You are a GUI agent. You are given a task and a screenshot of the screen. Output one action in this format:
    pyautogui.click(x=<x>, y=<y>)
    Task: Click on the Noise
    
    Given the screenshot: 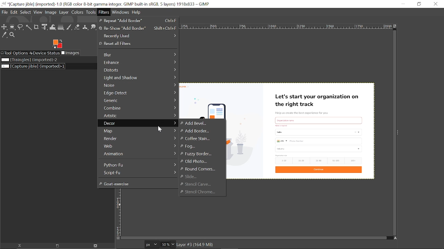 What is the action you would take?
    pyautogui.click(x=138, y=85)
    